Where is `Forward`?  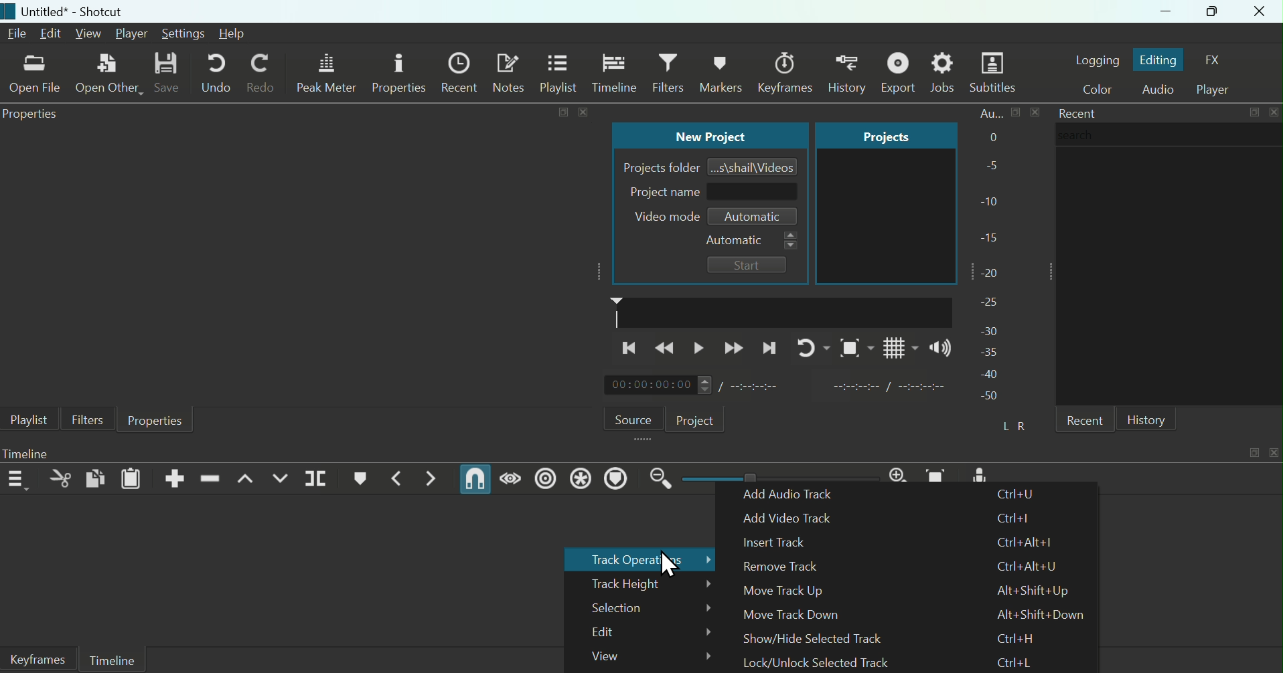
Forward is located at coordinates (735, 347).